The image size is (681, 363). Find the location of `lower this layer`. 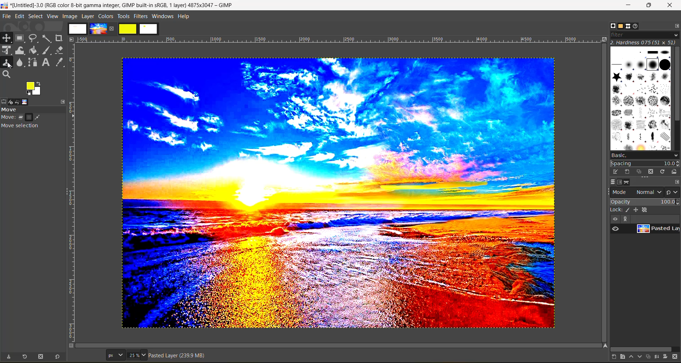

lower this layer is located at coordinates (638, 357).